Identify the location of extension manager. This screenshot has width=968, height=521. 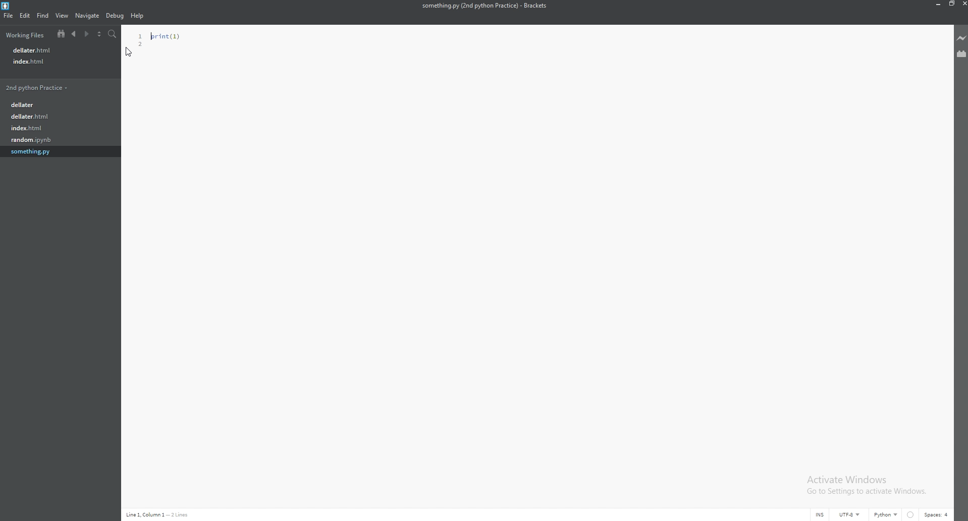
(961, 54).